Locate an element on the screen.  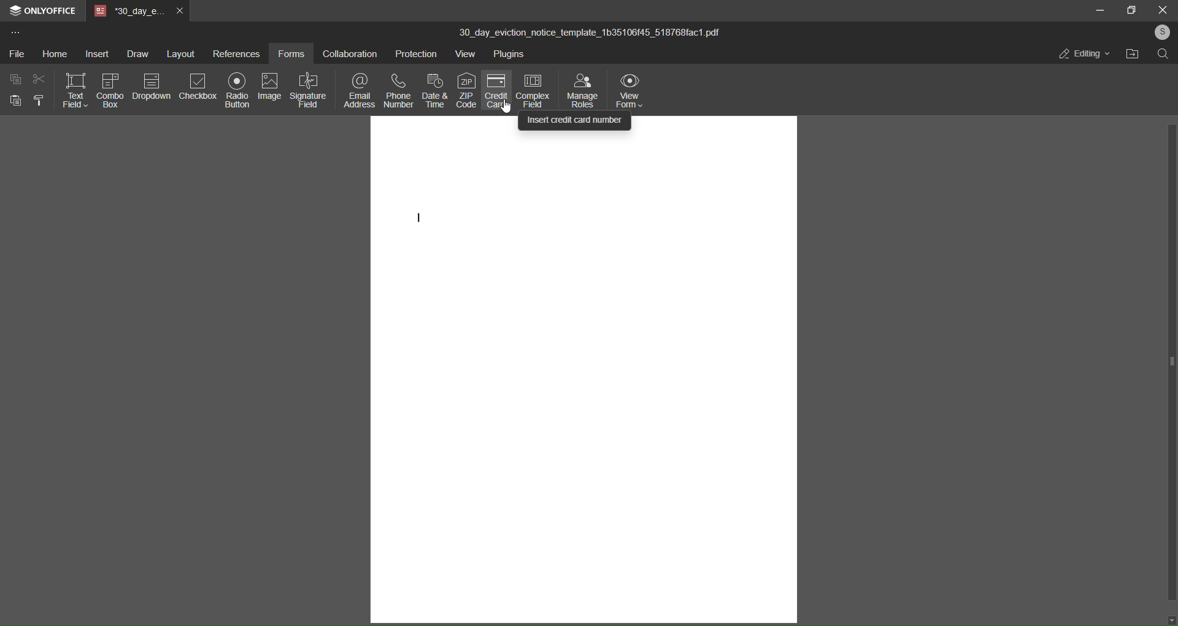
phone number is located at coordinates (397, 90).